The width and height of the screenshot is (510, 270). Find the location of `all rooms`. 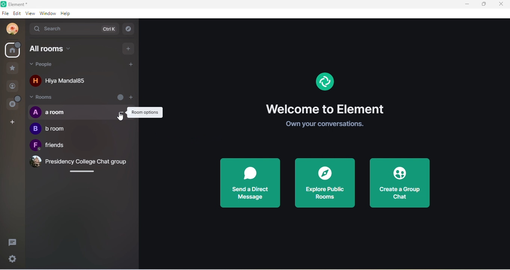

all rooms is located at coordinates (55, 49).